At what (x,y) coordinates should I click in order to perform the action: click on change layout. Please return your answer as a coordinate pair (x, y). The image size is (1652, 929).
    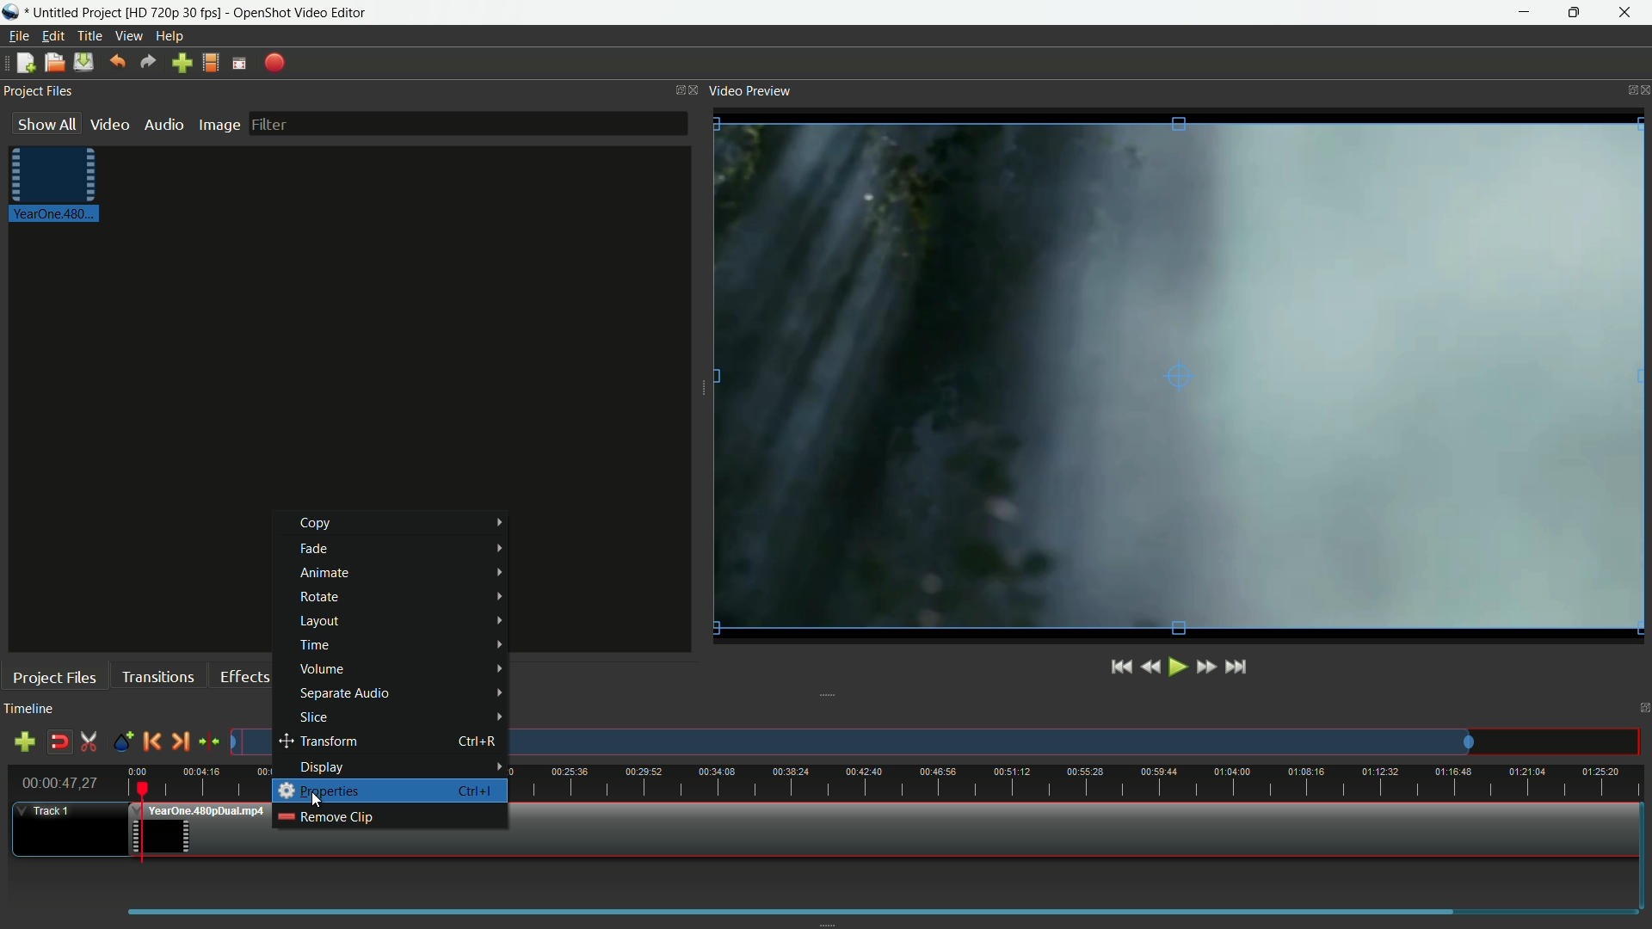
    Looking at the image, I should click on (675, 89).